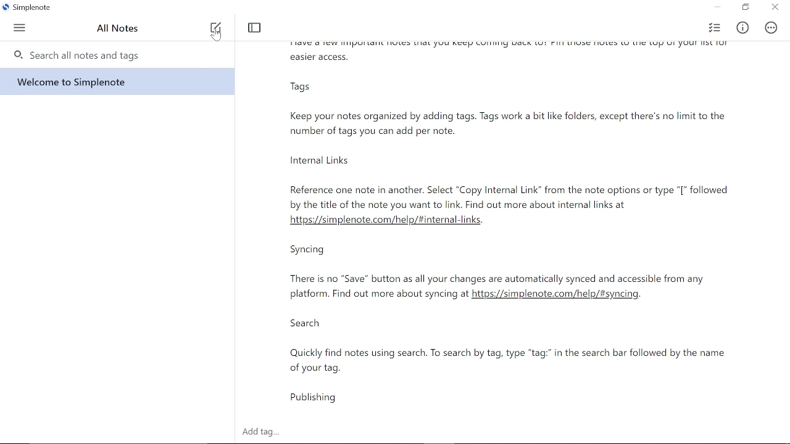  What do you see at coordinates (775, 8) in the screenshot?
I see `Close` at bounding box center [775, 8].